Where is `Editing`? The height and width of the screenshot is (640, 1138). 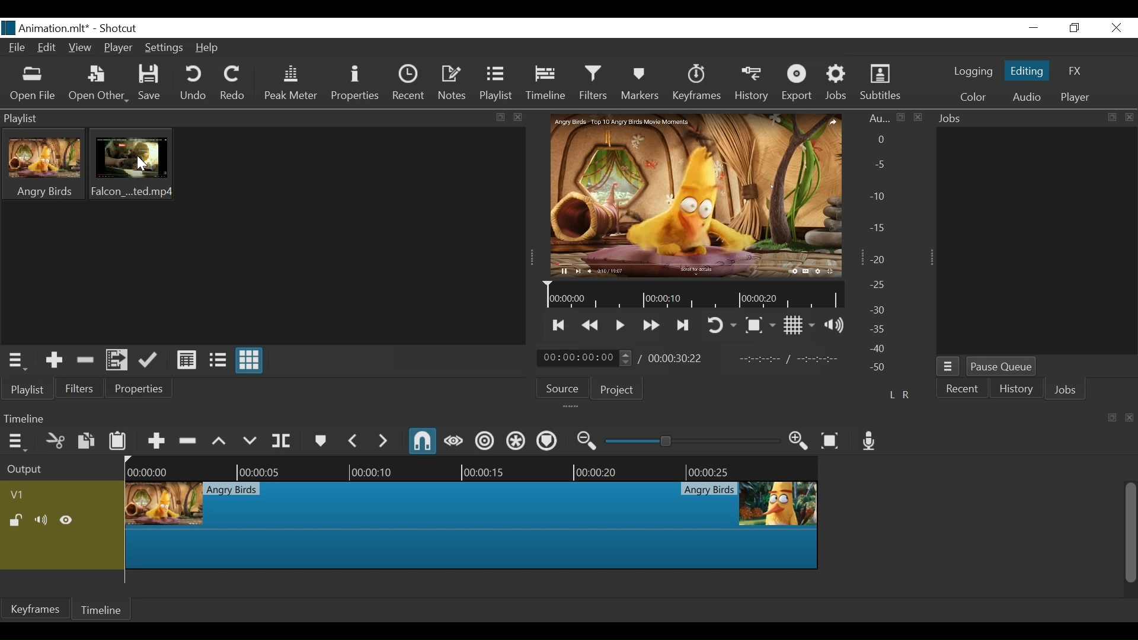 Editing is located at coordinates (1026, 71).